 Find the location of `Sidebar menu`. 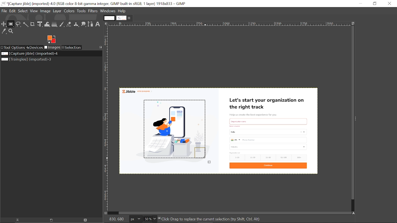

Sidebar menu is located at coordinates (101, 120).